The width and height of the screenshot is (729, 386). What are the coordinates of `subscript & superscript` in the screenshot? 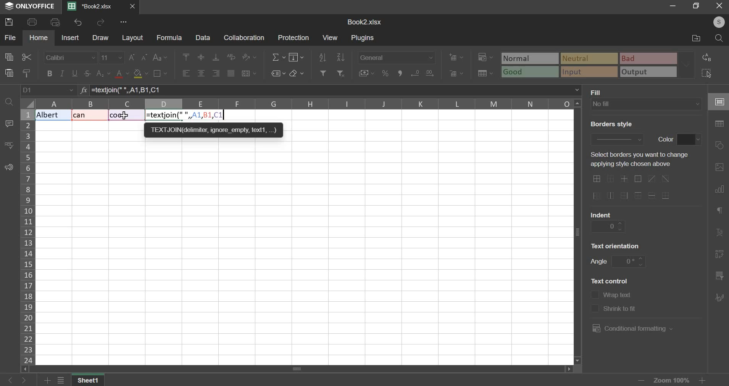 It's located at (103, 73).